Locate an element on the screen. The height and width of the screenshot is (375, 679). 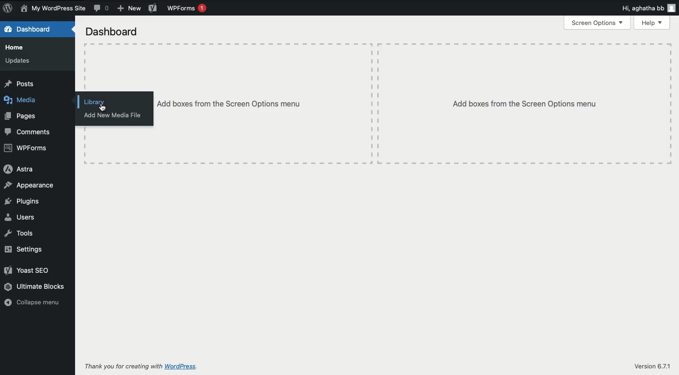
Media is located at coordinates (23, 100).